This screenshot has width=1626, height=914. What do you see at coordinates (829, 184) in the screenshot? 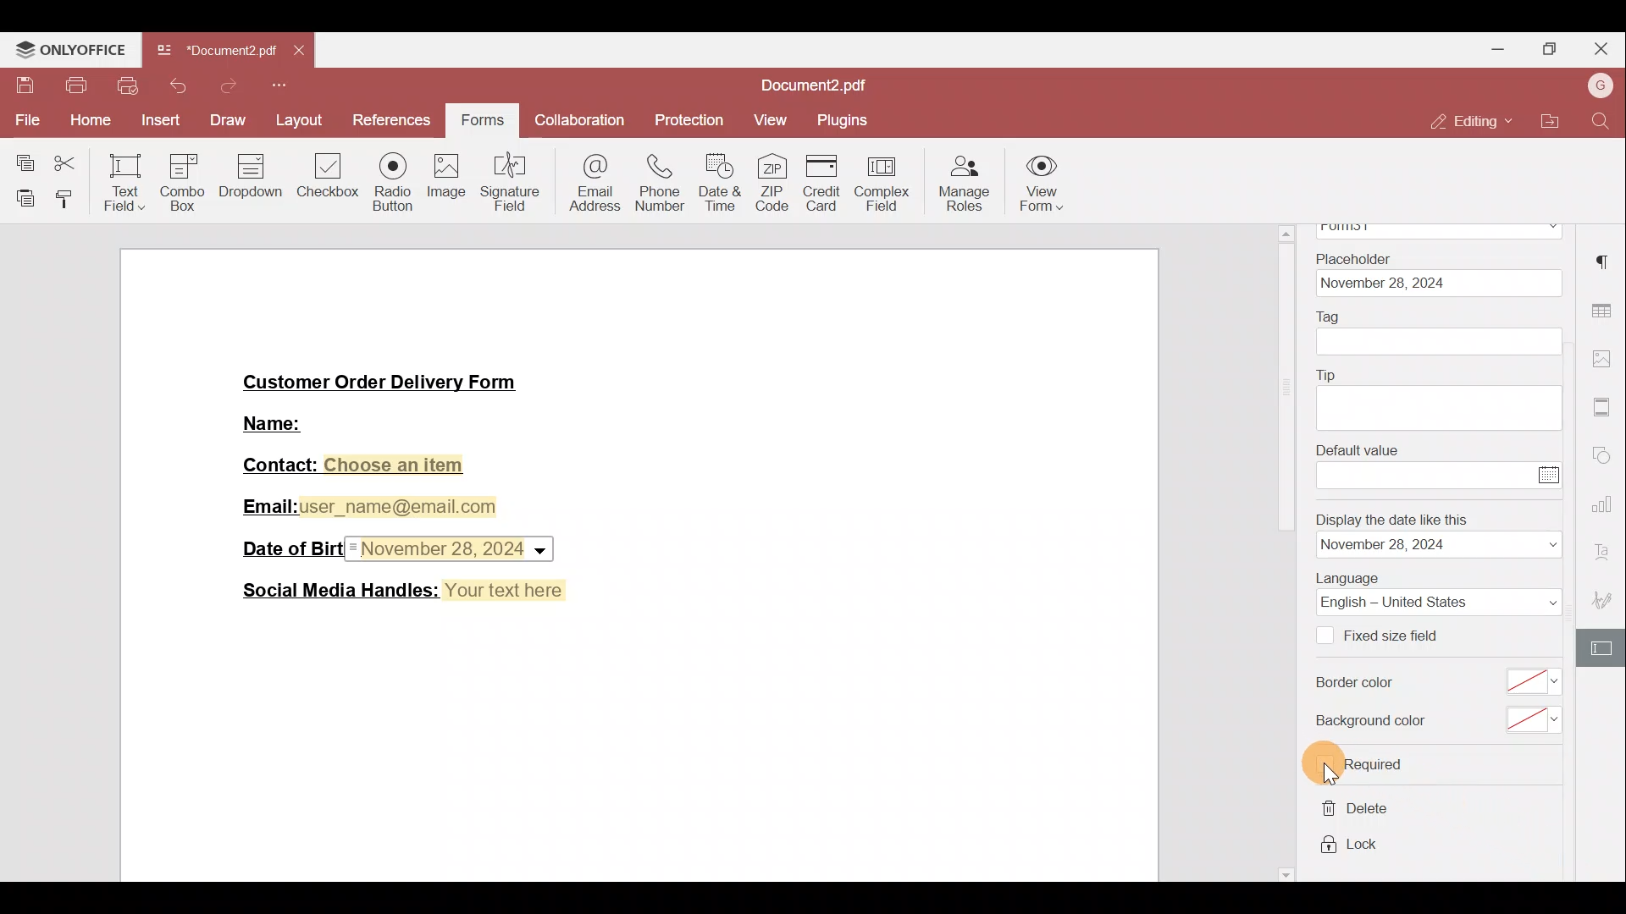
I see `Credit card` at bounding box center [829, 184].